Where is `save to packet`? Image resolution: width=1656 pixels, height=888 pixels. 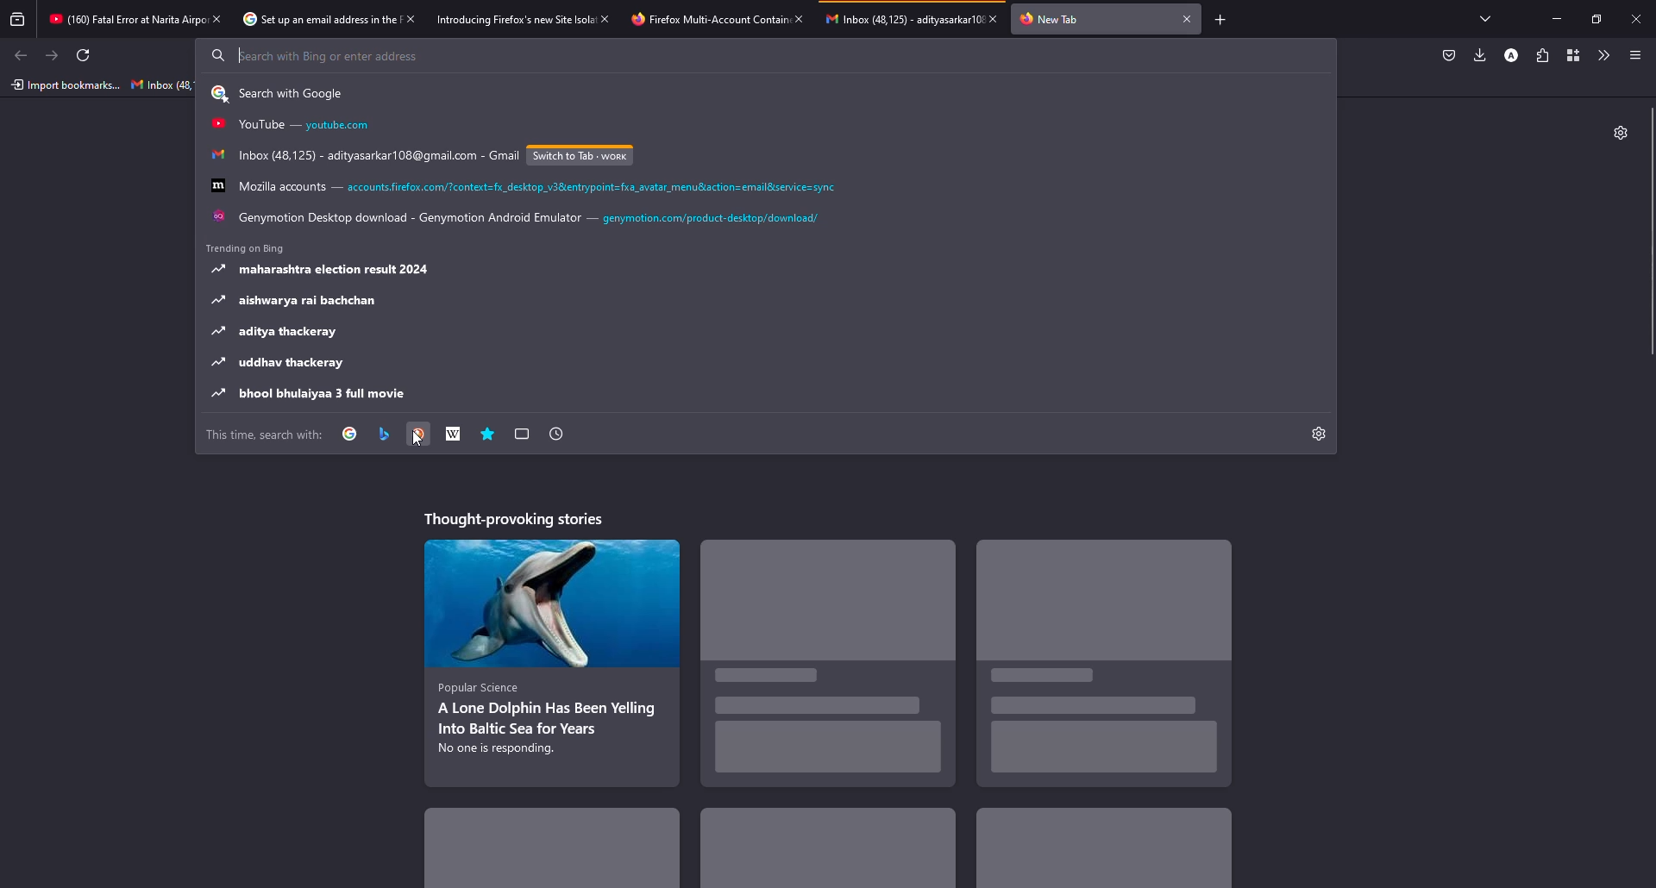
save to packet is located at coordinates (1447, 56).